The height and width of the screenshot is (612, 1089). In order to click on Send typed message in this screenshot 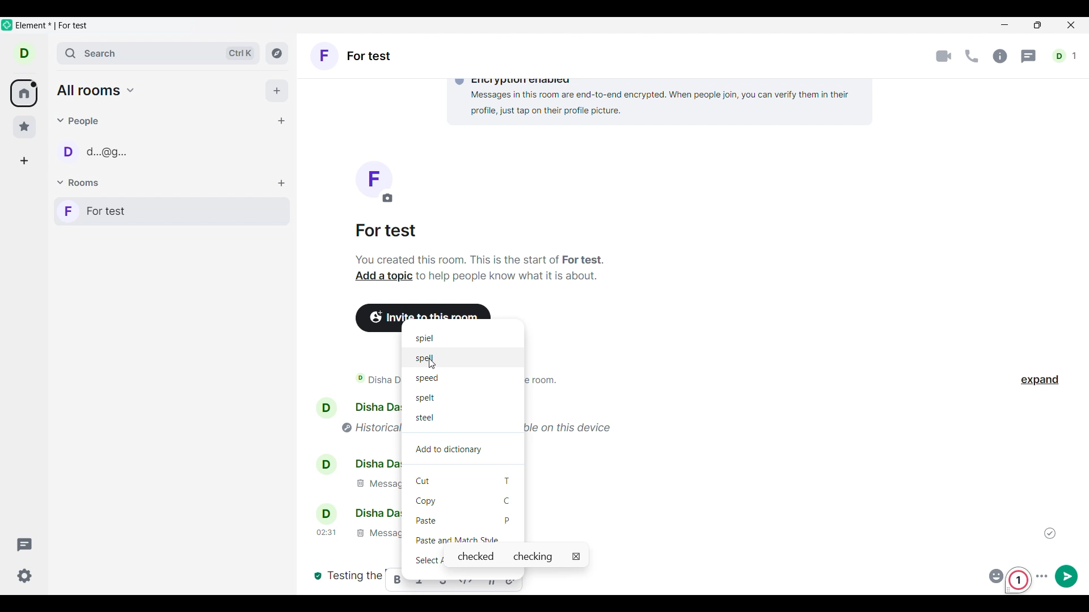, I will do `click(1067, 576)`.